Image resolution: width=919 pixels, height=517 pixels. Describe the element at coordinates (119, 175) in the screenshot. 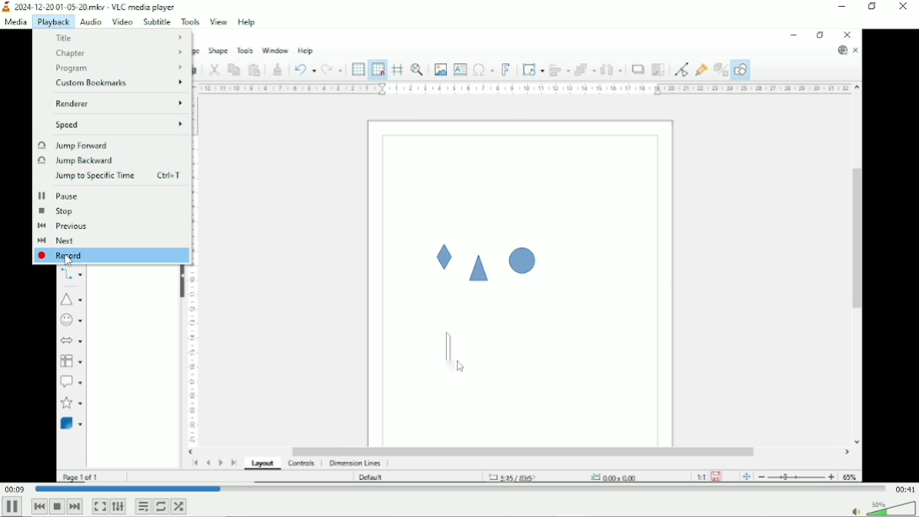

I see `Jump to specific time` at that location.